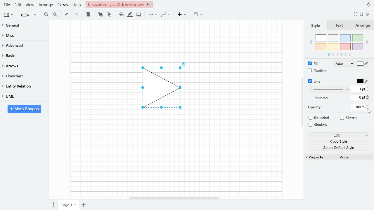 The height and width of the screenshot is (210, 374). Describe the element at coordinates (198, 14) in the screenshot. I see `Table` at that location.